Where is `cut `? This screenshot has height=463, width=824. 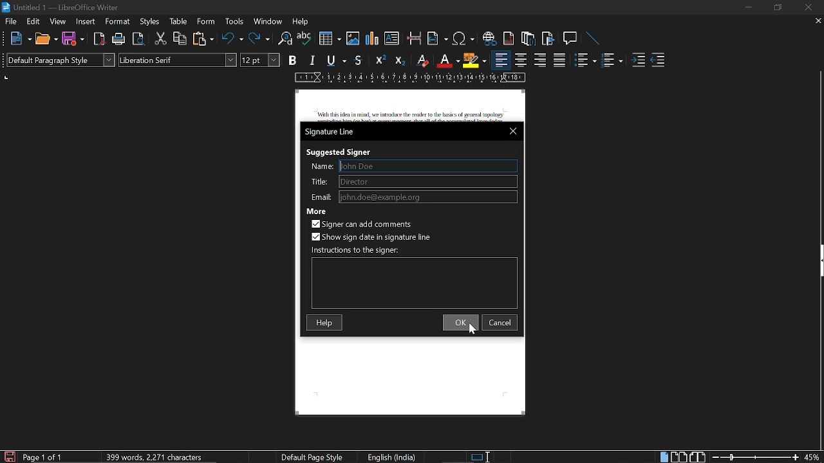
cut  is located at coordinates (161, 39).